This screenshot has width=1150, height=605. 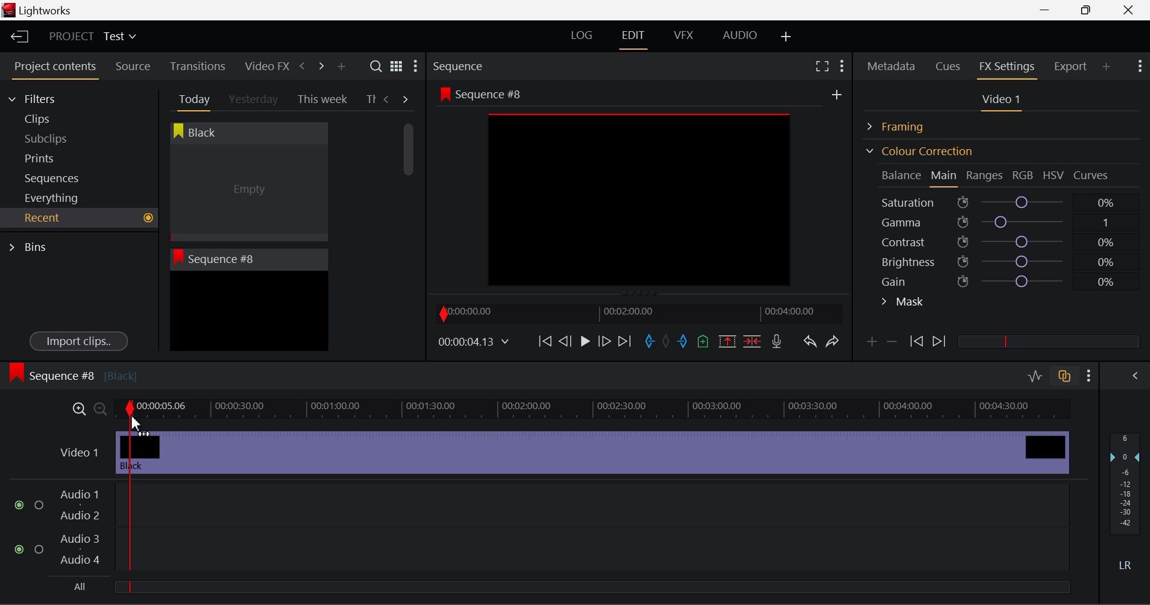 What do you see at coordinates (1089, 10) in the screenshot?
I see `Minimize` at bounding box center [1089, 10].